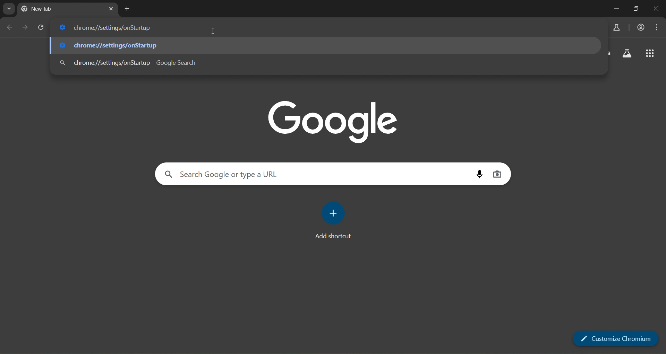 The height and width of the screenshot is (354, 666). I want to click on restore down, so click(637, 9).